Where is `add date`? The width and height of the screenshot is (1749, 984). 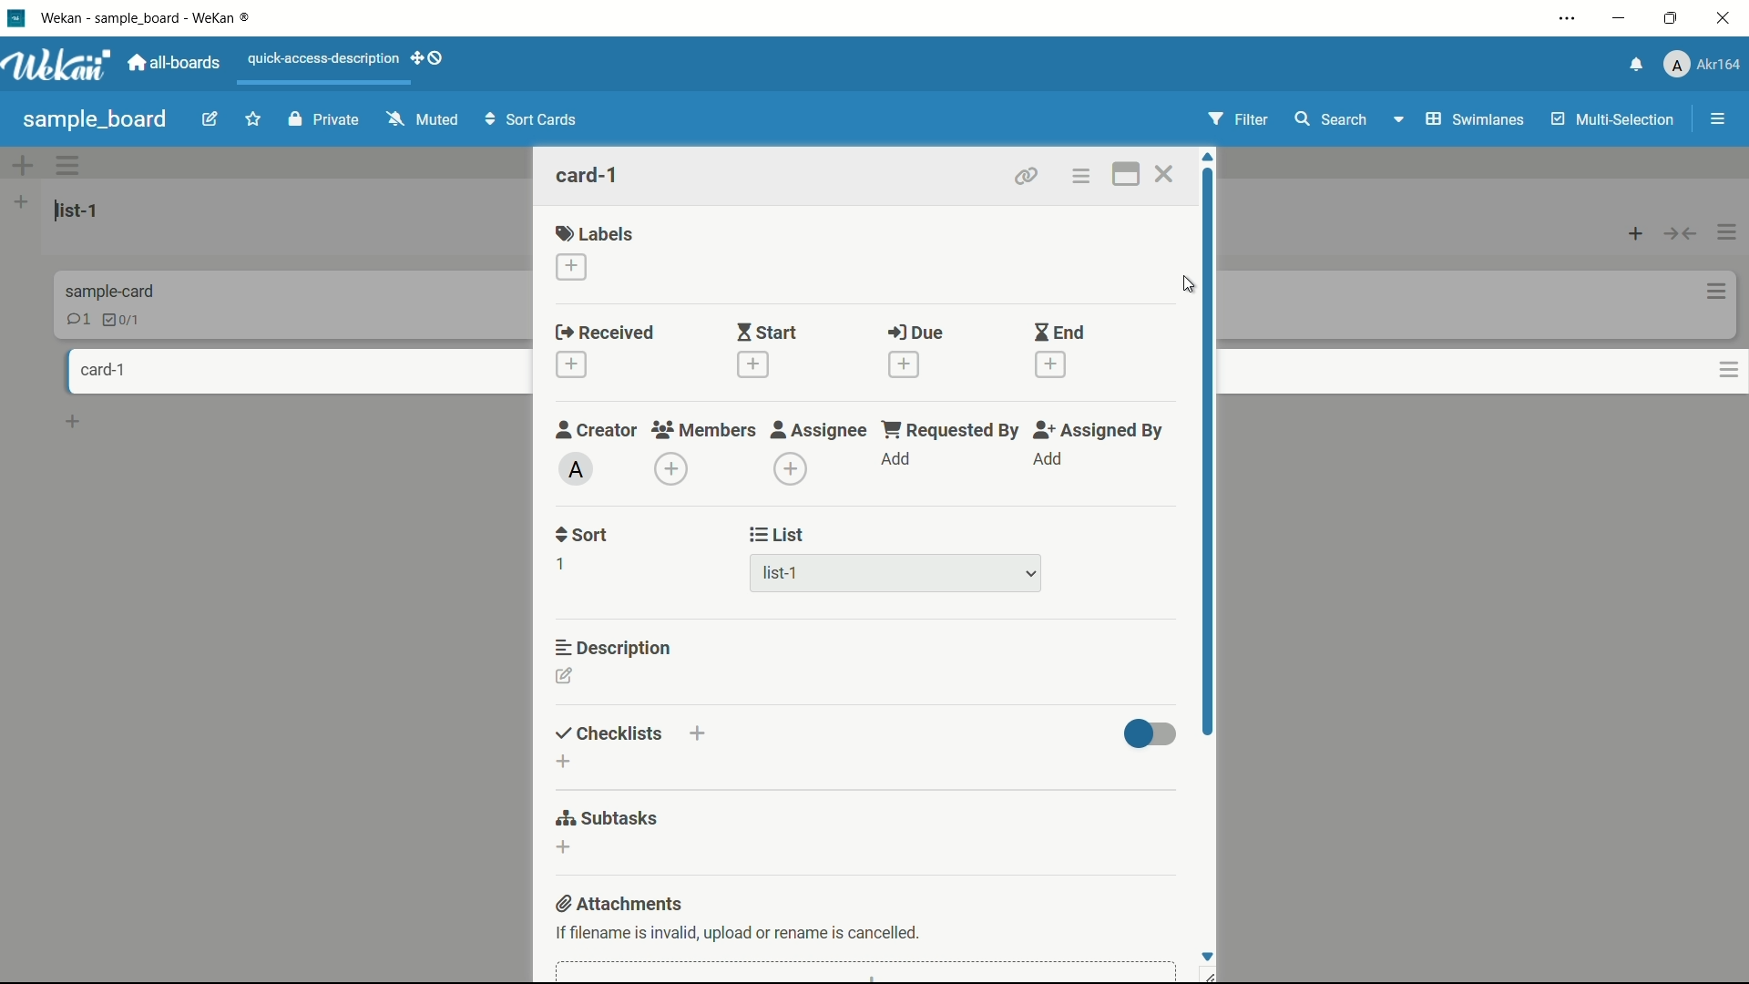 add date is located at coordinates (752, 365).